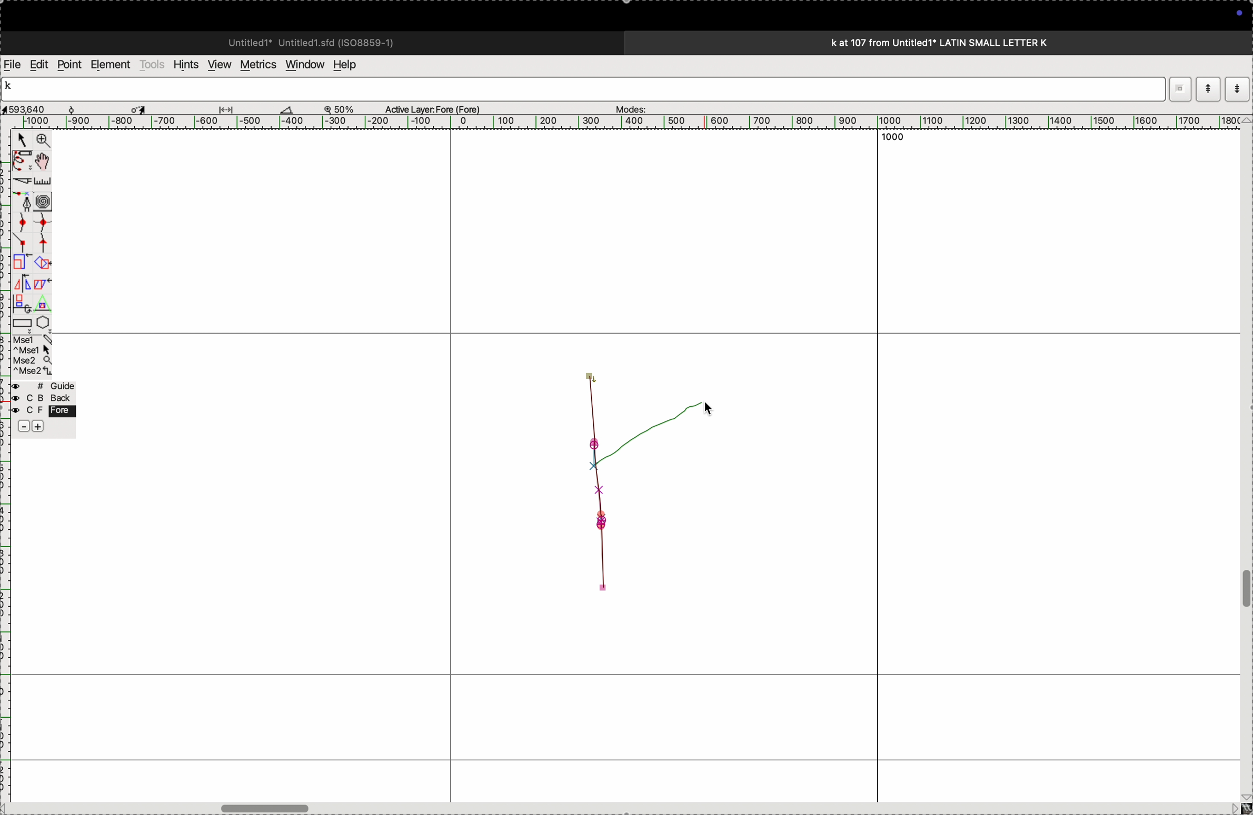  I want to click on active kayer, so click(439, 108).